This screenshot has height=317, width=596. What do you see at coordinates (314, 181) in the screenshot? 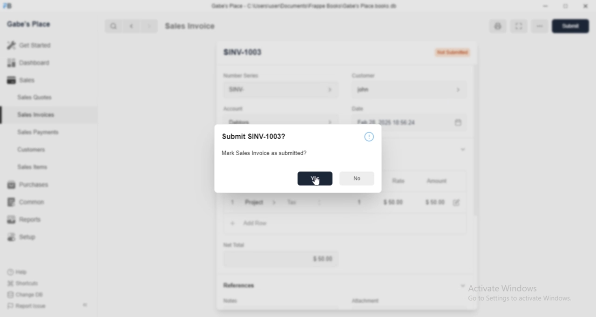
I see `cursor` at bounding box center [314, 181].